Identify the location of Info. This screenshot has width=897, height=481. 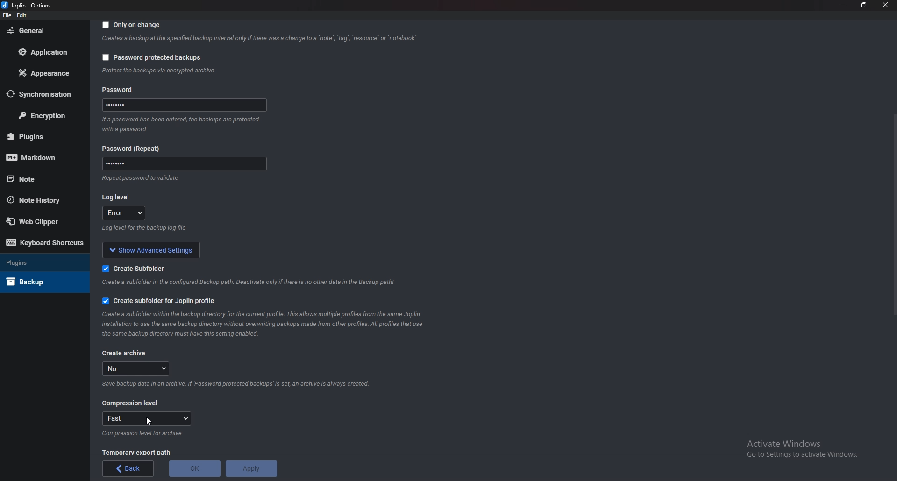
(143, 434).